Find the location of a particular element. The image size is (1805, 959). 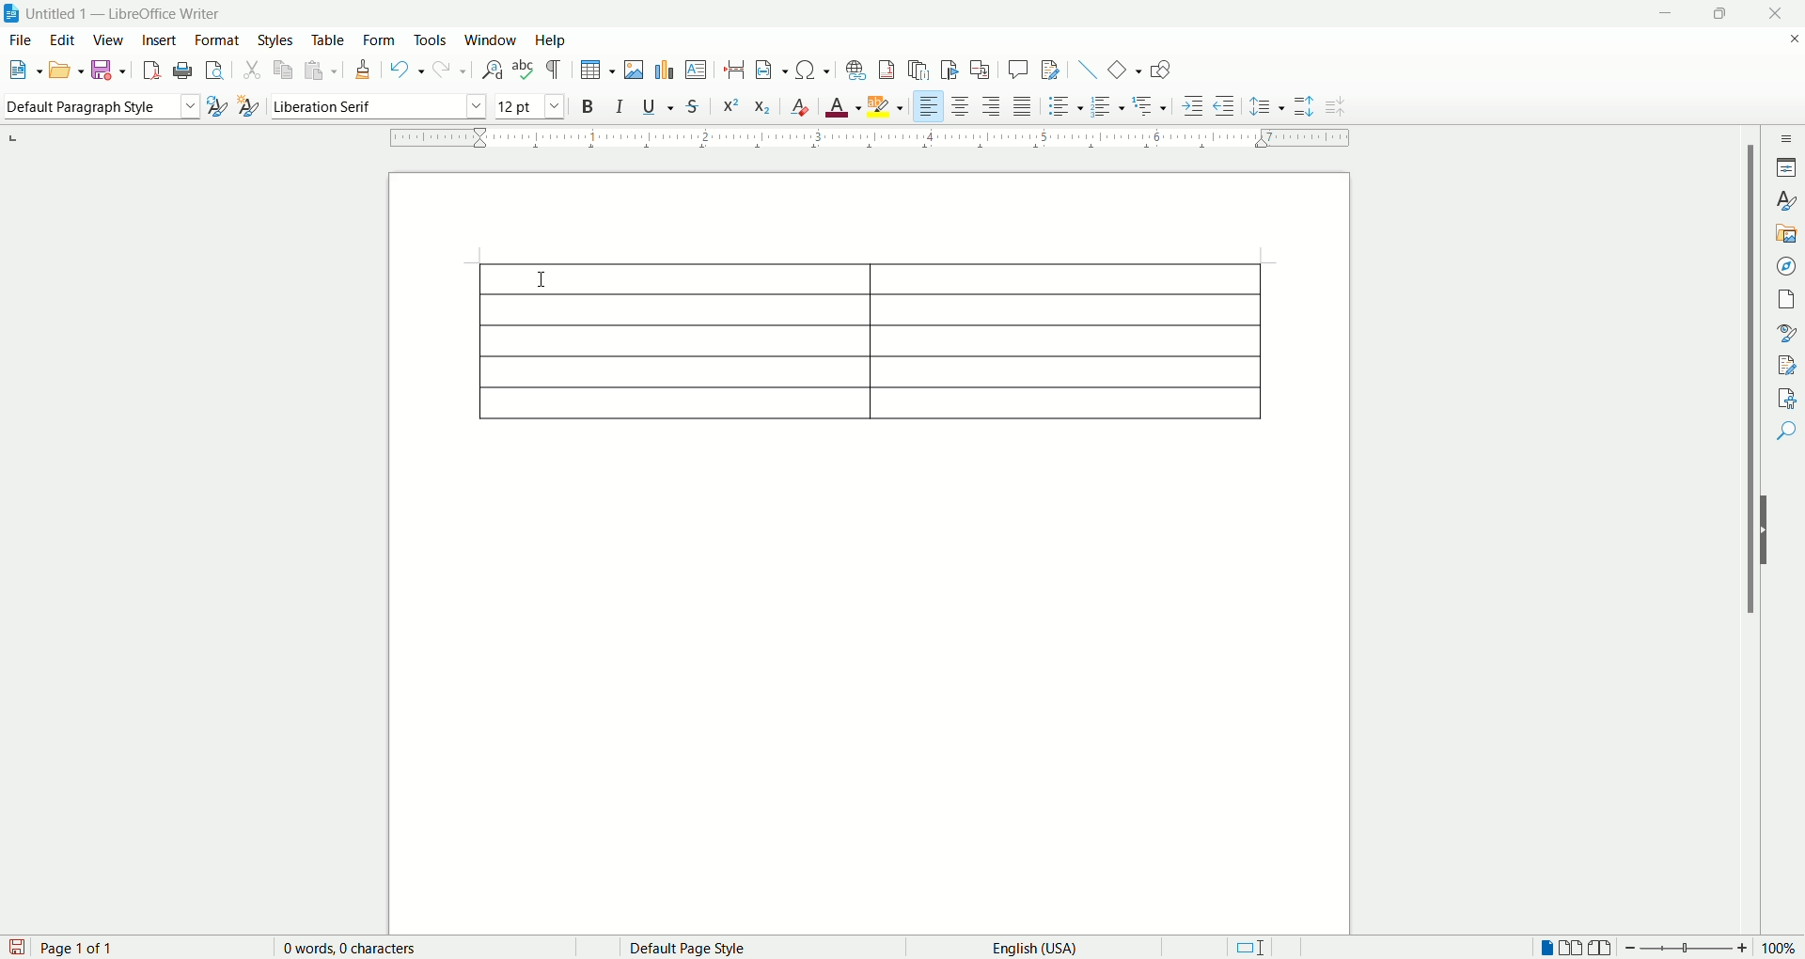

format is located at coordinates (217, 39).